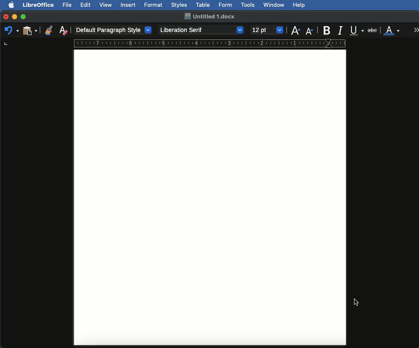 The image size is (419, 348). I want to click on Undo, so click(11, 30).